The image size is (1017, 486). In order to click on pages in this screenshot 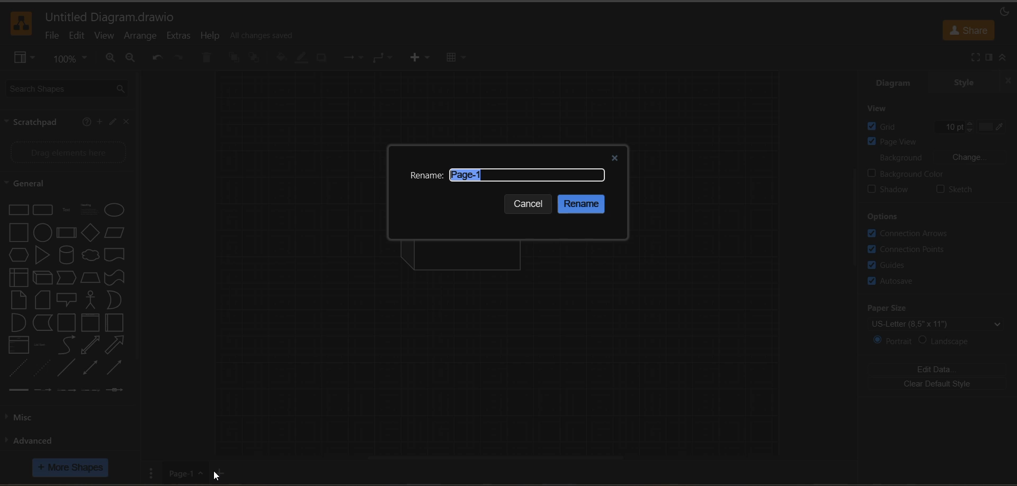, I will do `click(154, 473)`.